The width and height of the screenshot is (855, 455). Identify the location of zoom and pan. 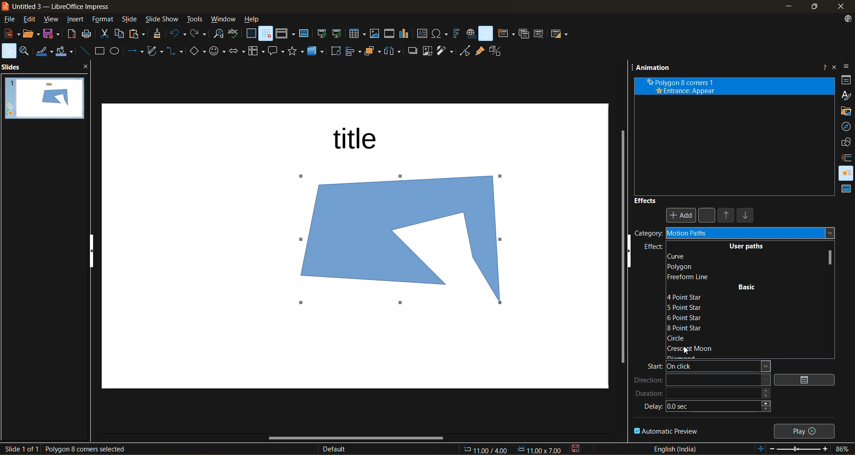
(28, 51).